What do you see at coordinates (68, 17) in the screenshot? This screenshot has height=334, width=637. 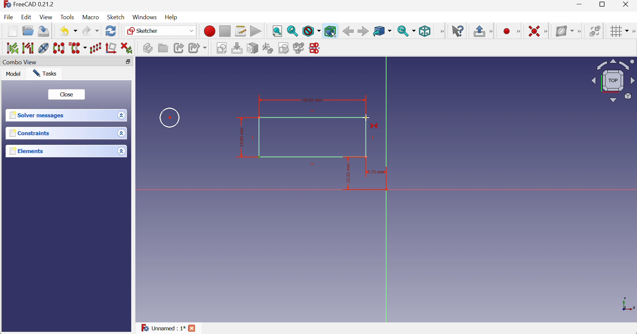 I see `Tools` at bounding box center [68, 17].